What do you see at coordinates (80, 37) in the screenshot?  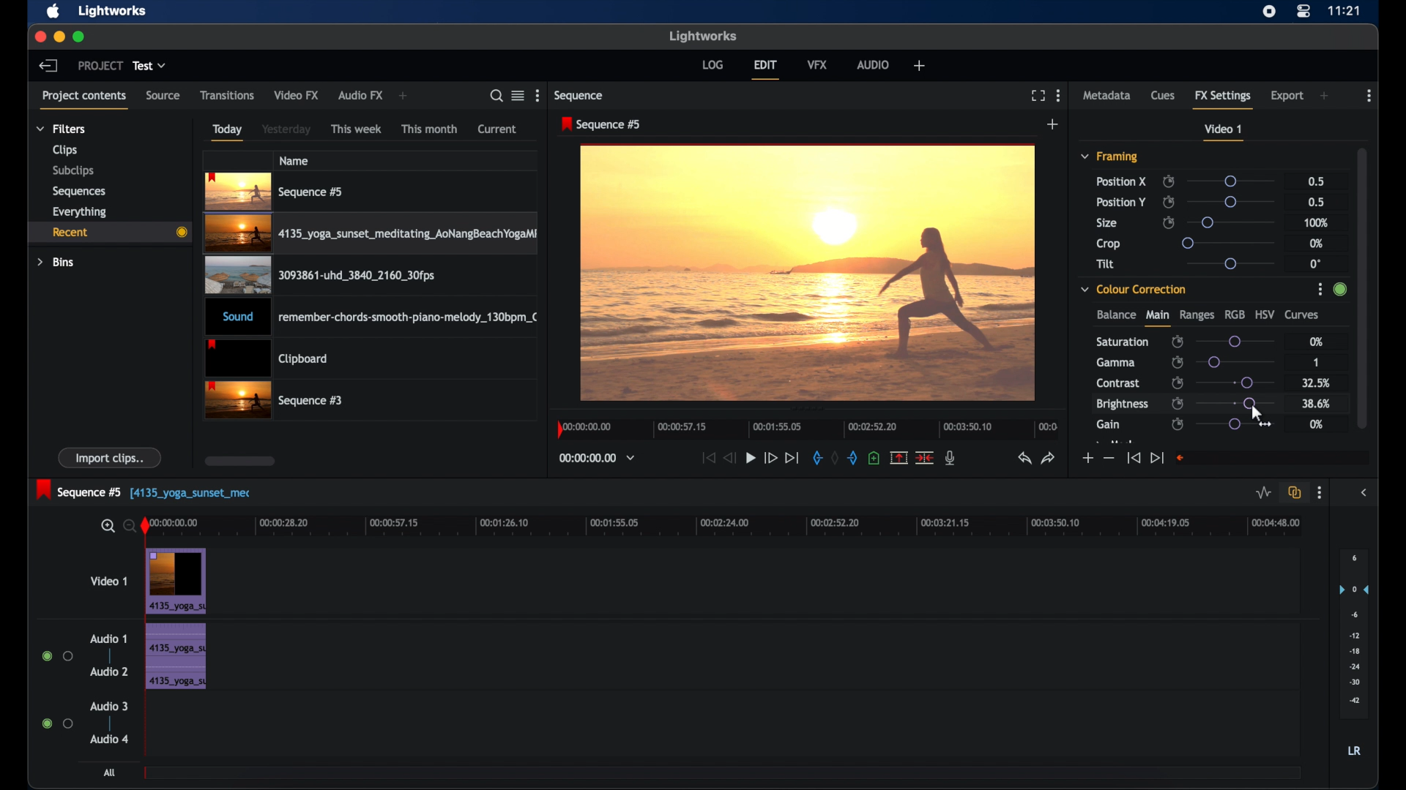 I see `maximize` at bounding box center [80, 37].